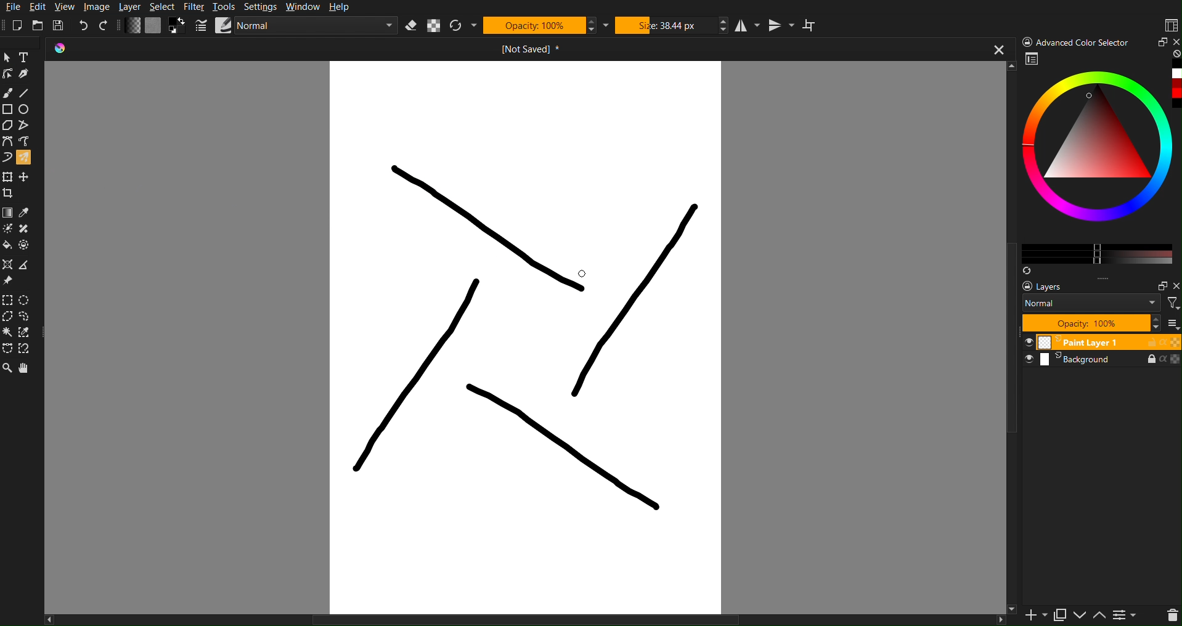  Describe the element at coordinates (39, 24) in the screenshot. I see `Open` at that location.